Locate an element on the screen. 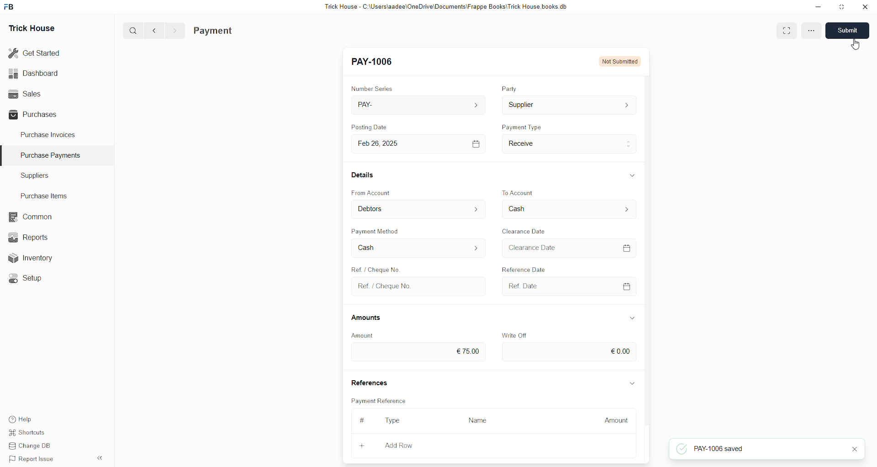 This screenshot has height=467, width=877. Add Row is located at coordinates (398, 445).